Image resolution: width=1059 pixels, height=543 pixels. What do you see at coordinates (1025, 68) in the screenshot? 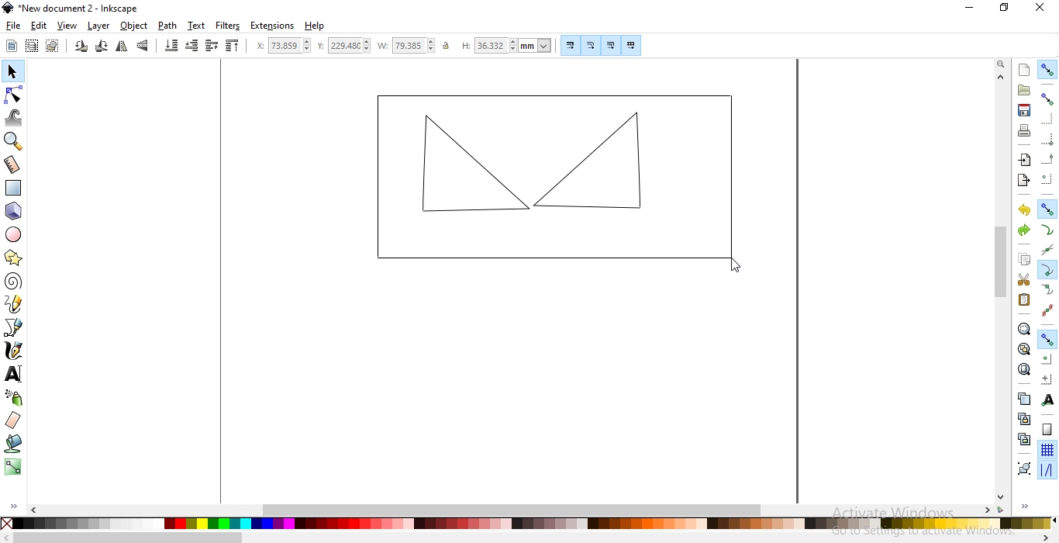
I see `create new document from default template` at bounding box center [1025, 68].